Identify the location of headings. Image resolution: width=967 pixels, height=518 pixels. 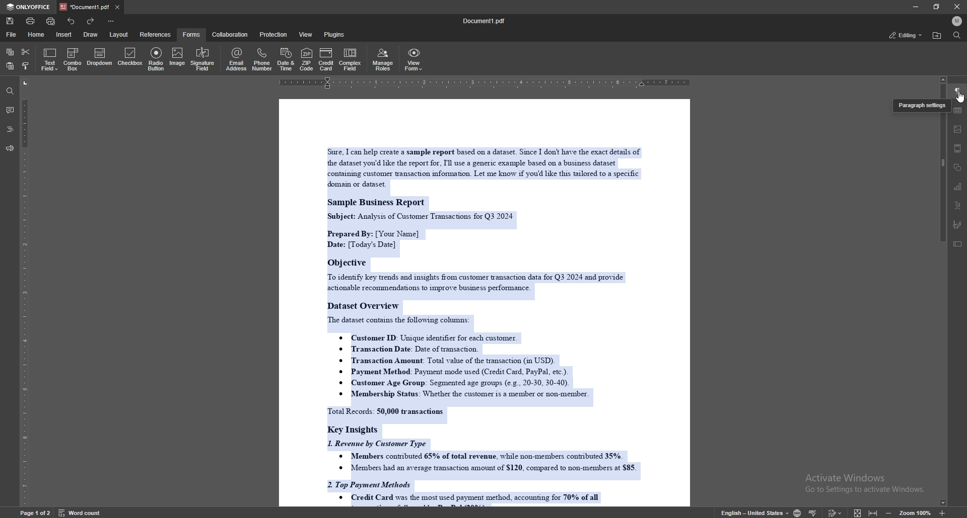
(10, 129).